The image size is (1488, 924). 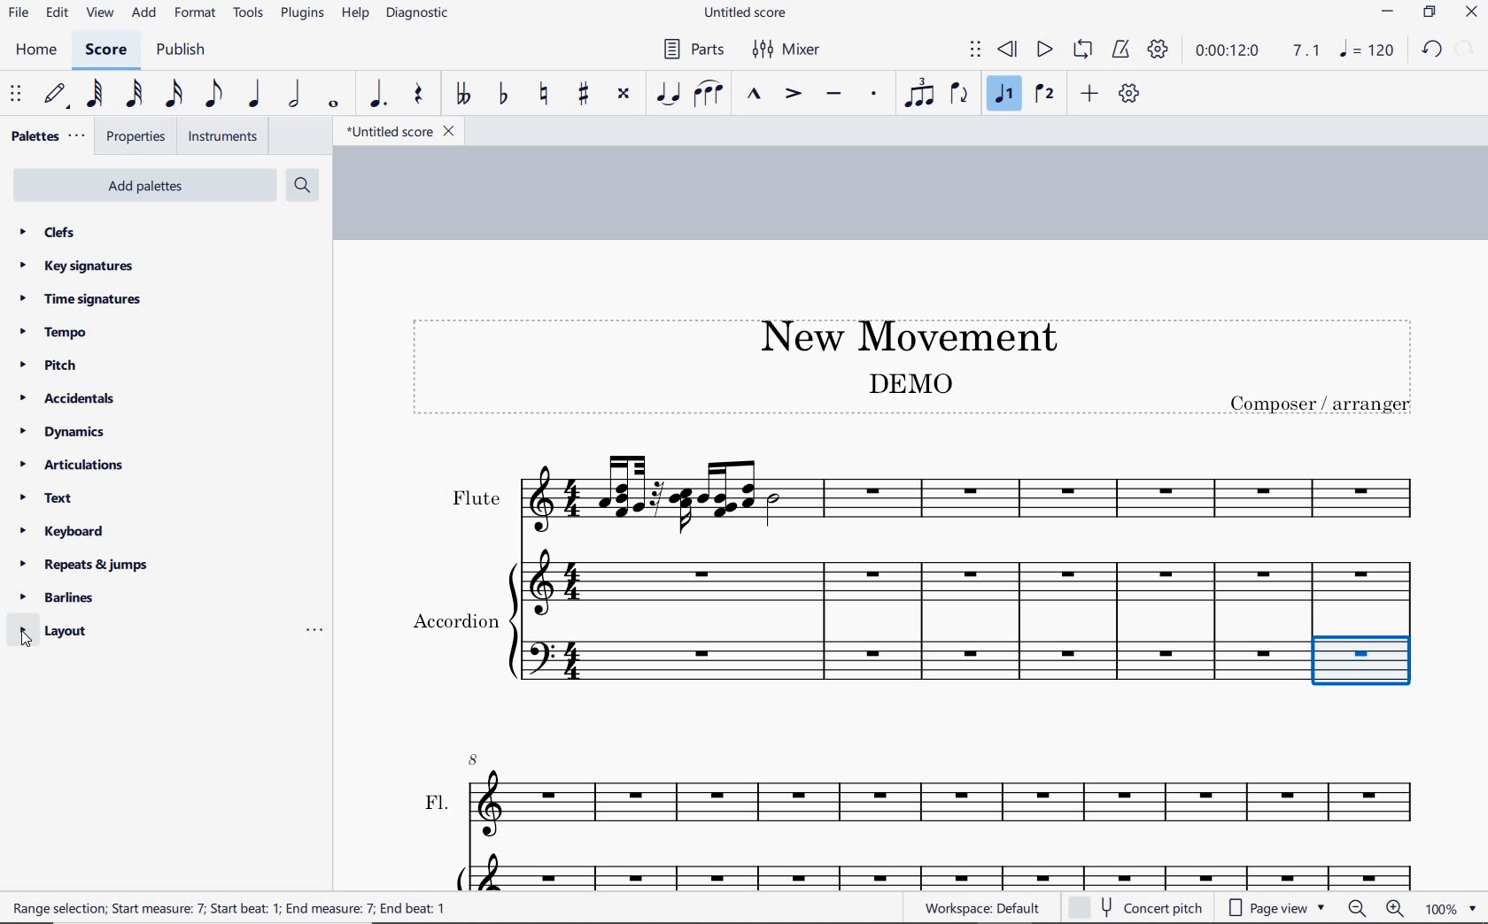 I want to click on help, so click(x=353, y=14).